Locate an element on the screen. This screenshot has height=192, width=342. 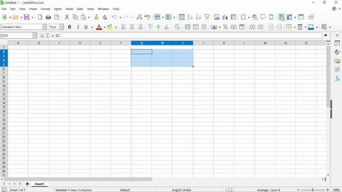
Align bottom is located at coordinates (167, 27).